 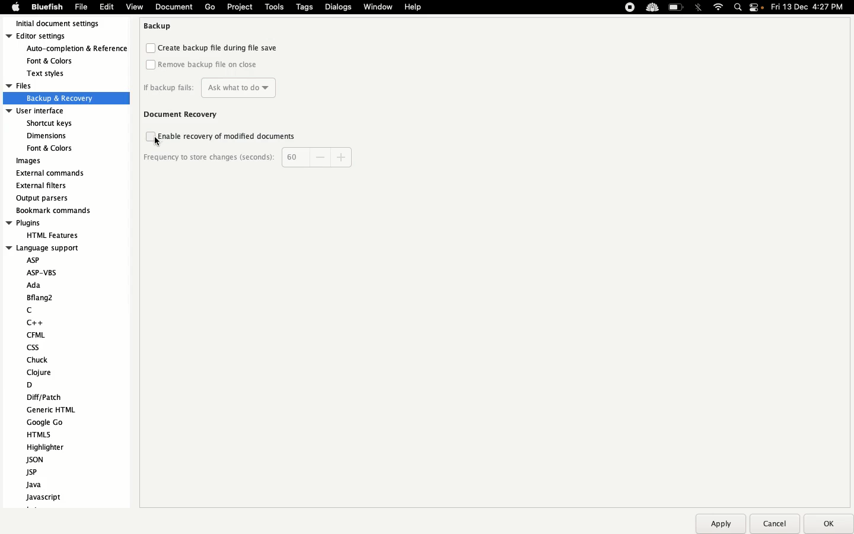 What do you see at coordinates (210, 87) in the screenshot?
I see `If backup fails` at bounding box center [210, 87].